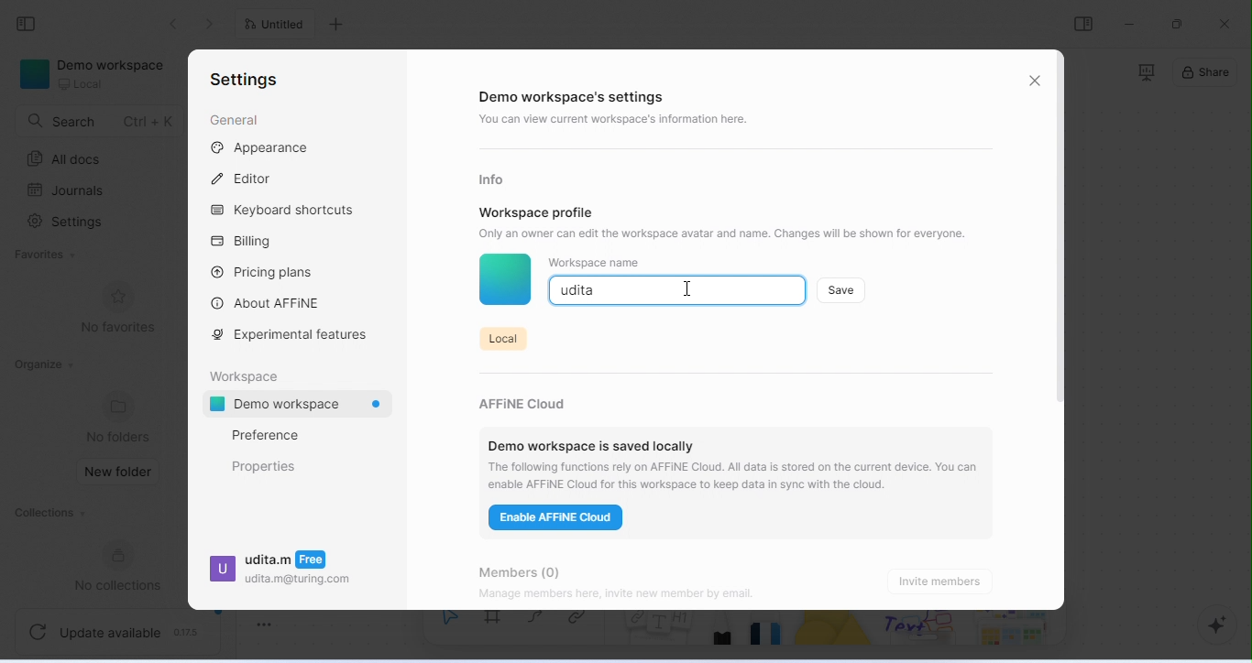  I want to click on curve, so click(540, 624).